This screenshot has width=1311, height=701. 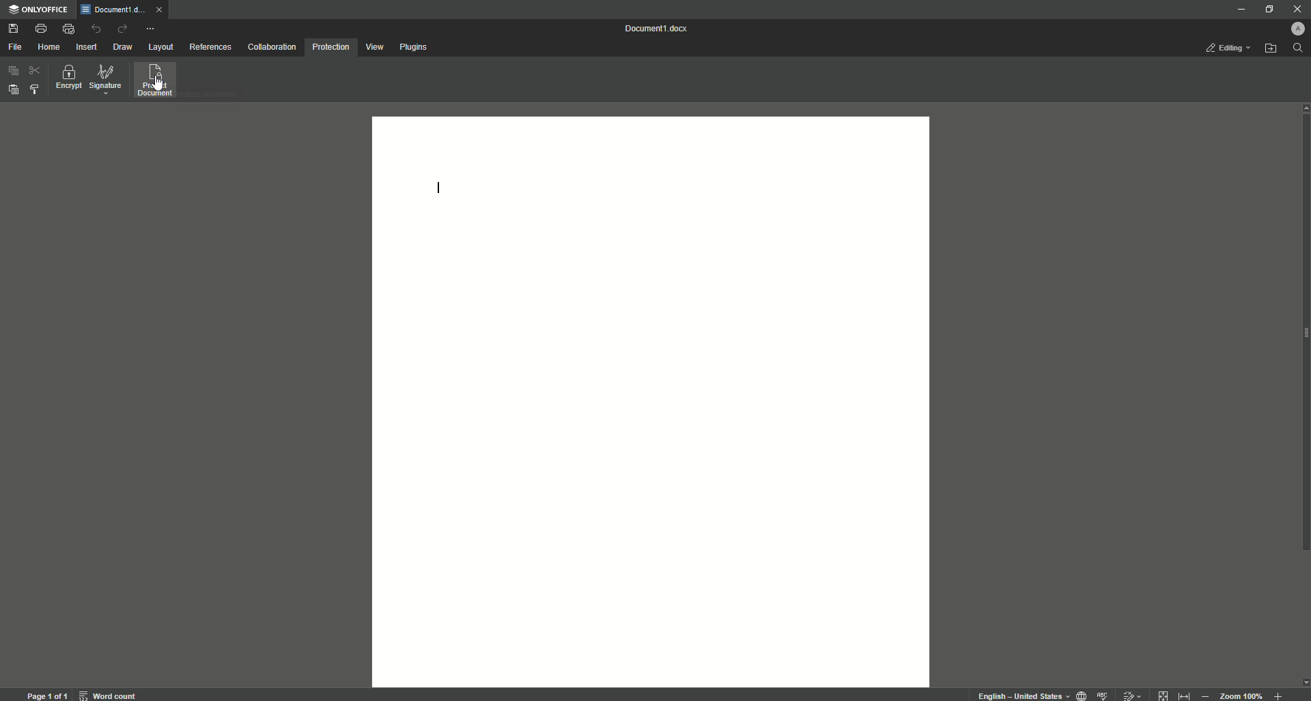 I want to click on Tab 1, so click(x=114, y=10).